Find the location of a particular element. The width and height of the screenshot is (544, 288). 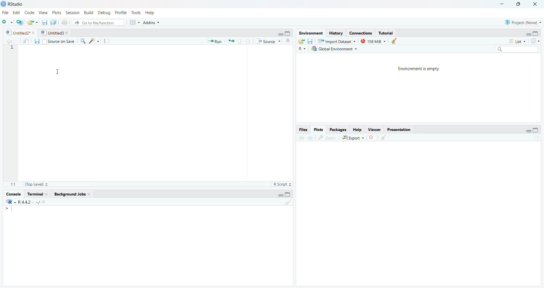

minimize/maximize is located at coordinates (533, 33).